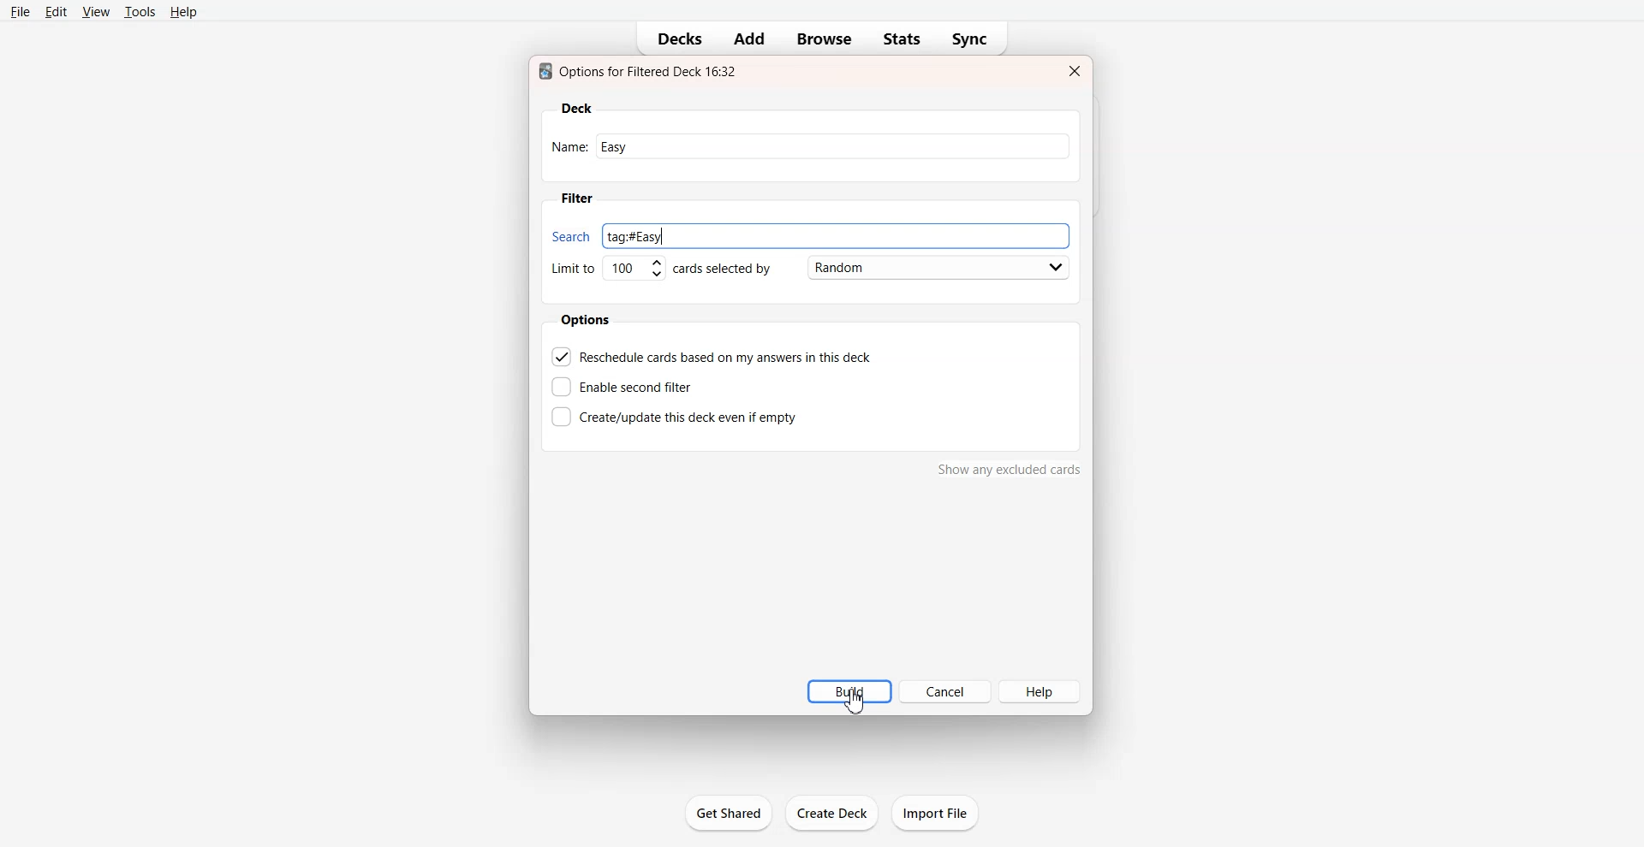 The width and height of the screenshot is (1644, 847). I want to click on Build, so click(849, 691).